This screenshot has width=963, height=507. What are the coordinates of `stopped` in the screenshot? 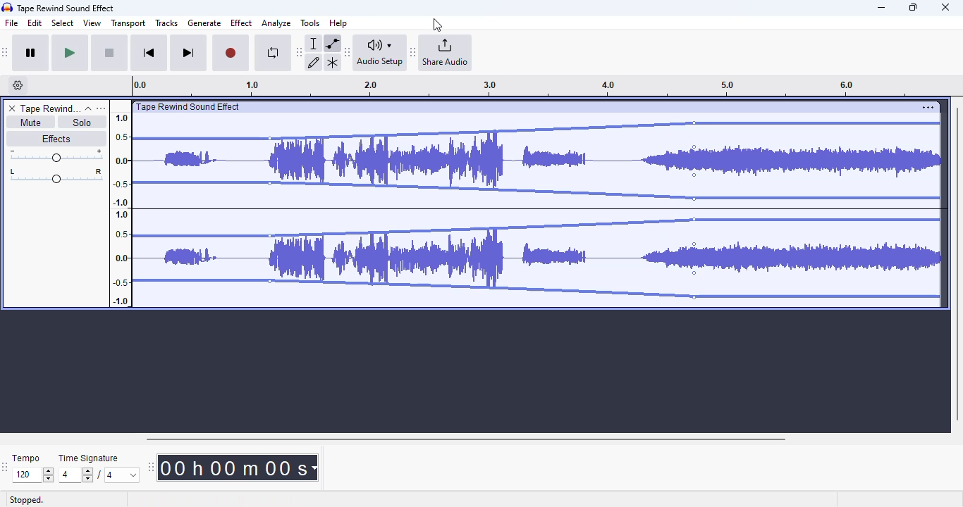 It's located at (27, 501).